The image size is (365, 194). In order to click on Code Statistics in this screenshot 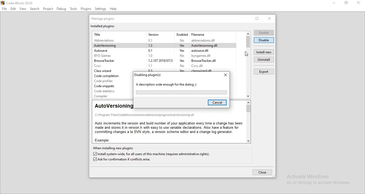, I will do `click(107, 91)`.